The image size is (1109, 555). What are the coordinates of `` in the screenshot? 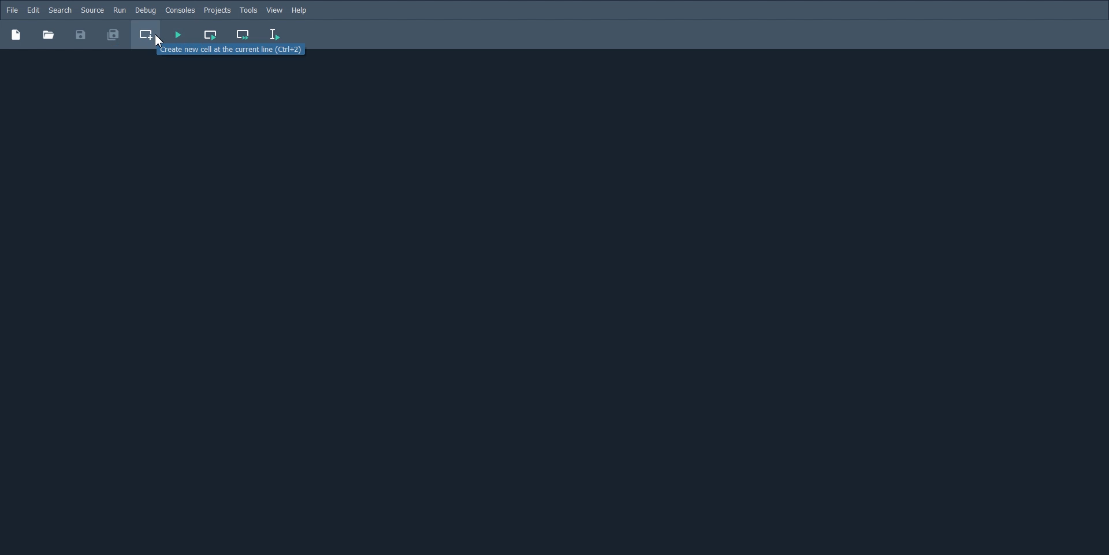 It's located at (48, 35).